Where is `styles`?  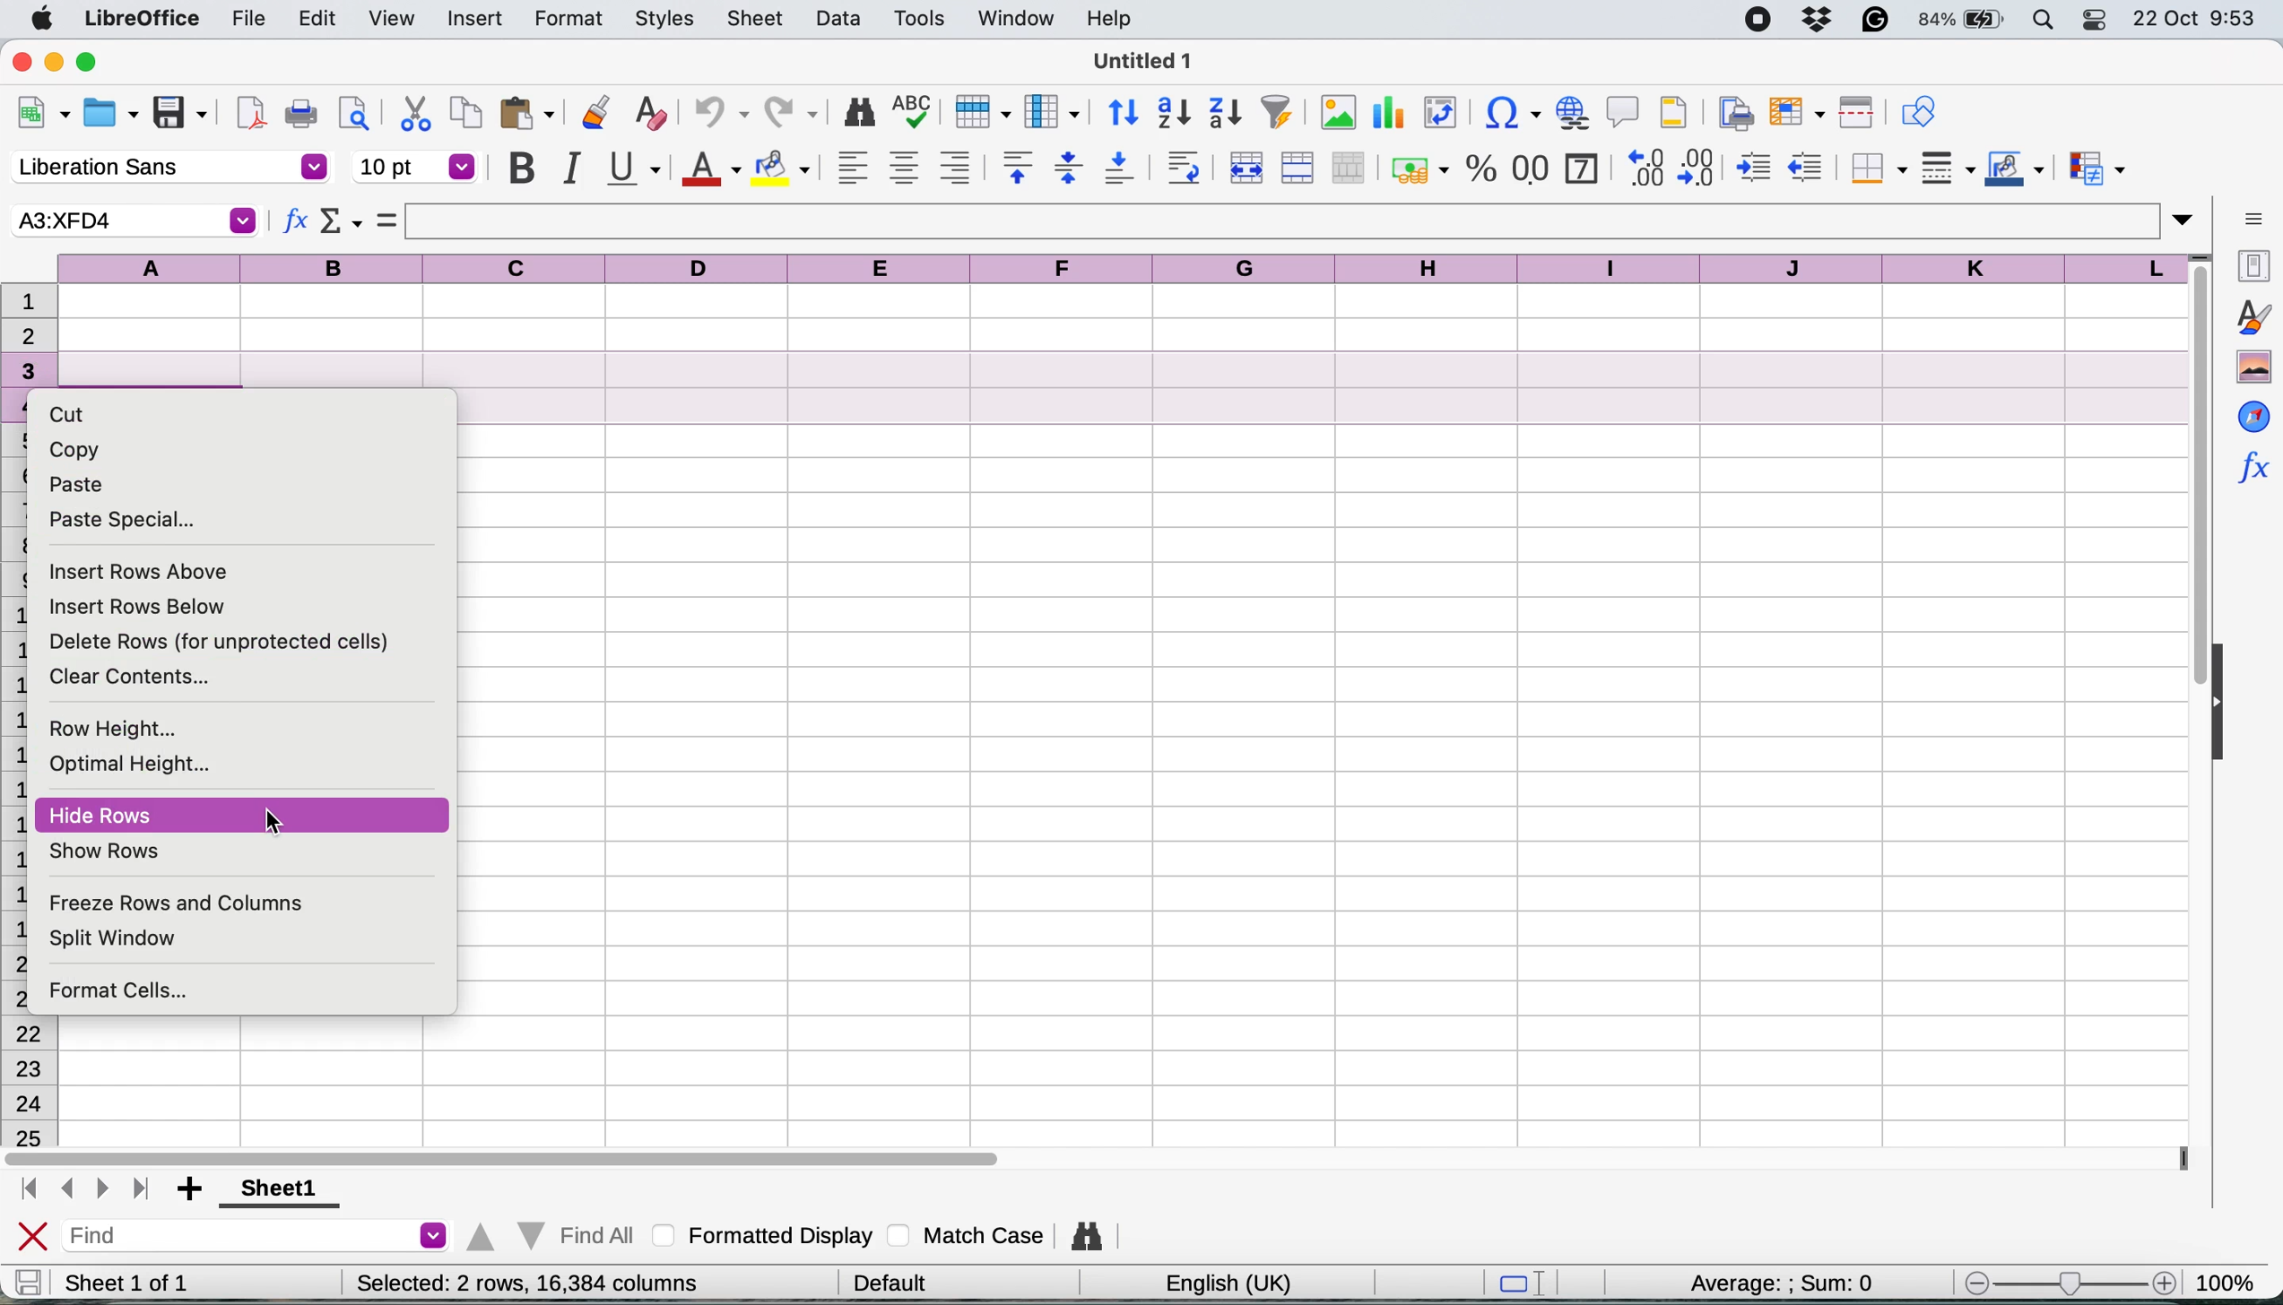 styles is located at coordinates (665, 21).